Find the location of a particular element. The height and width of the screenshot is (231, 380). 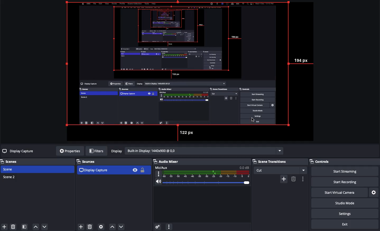

Settings is located at coordinates (348, 214).